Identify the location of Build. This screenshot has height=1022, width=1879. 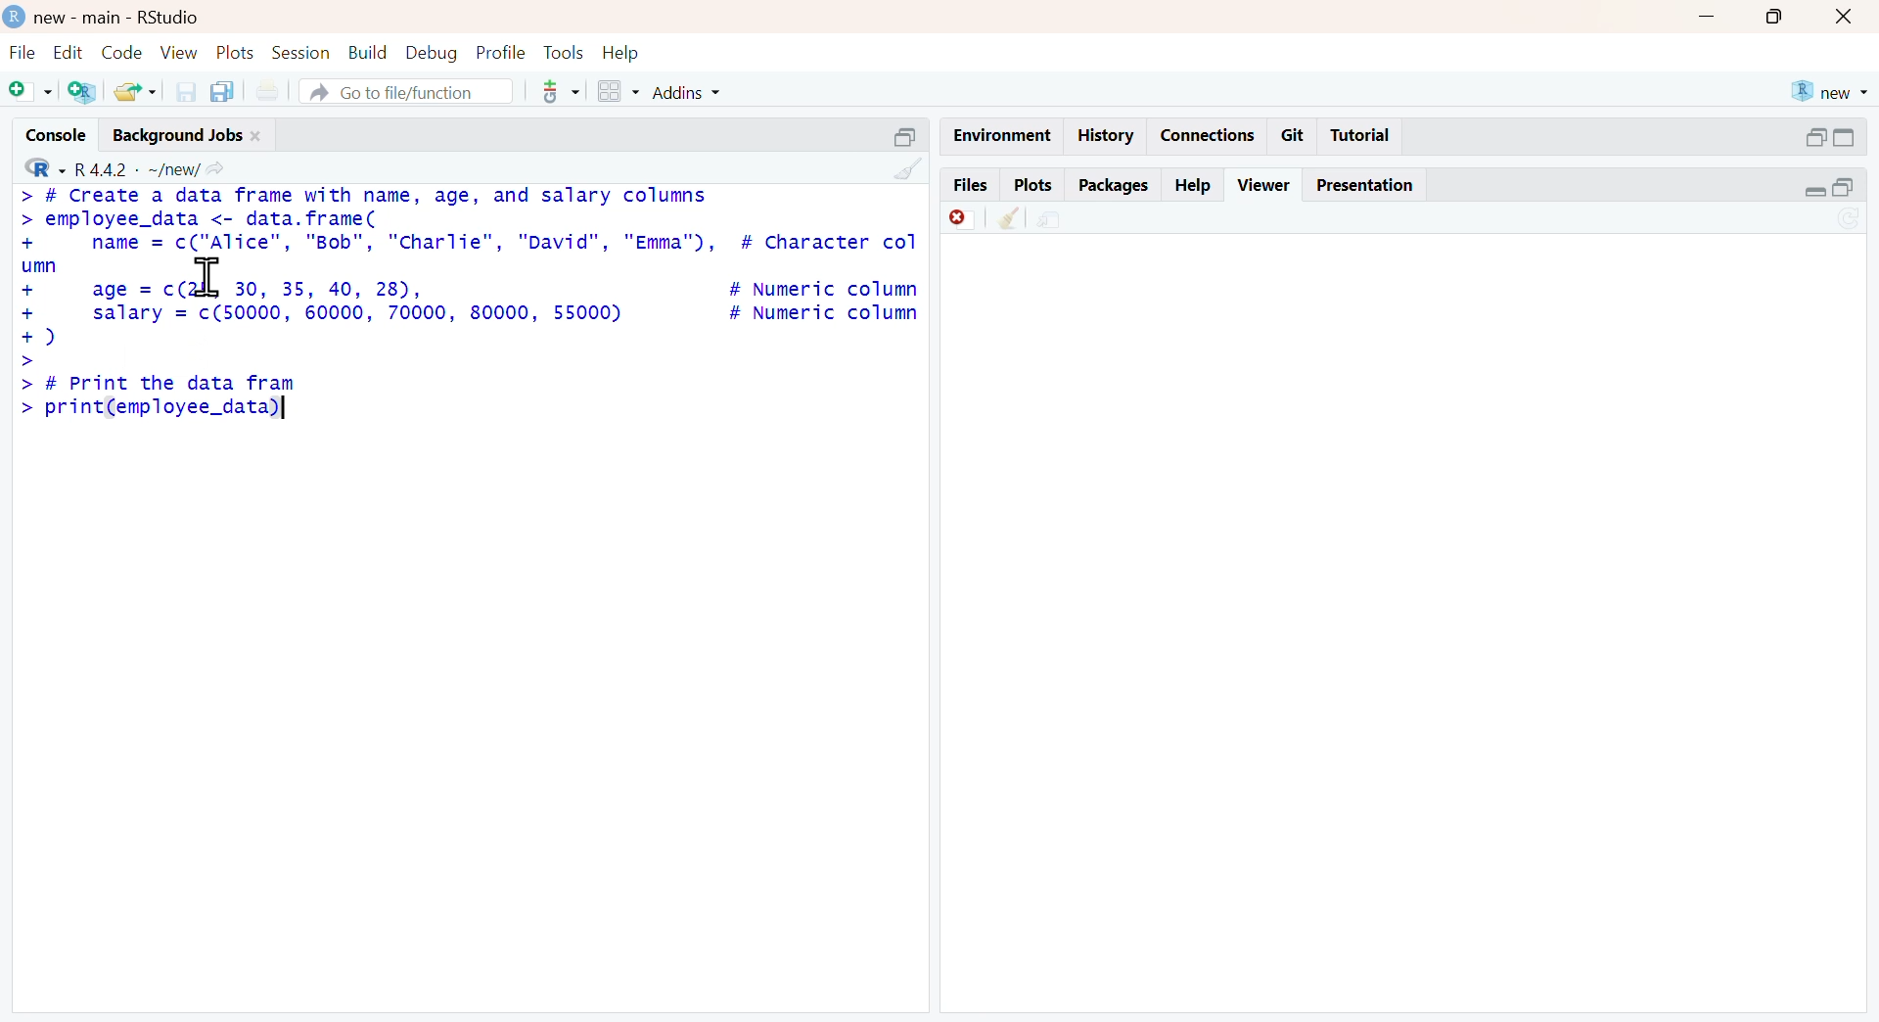
(362, 51).